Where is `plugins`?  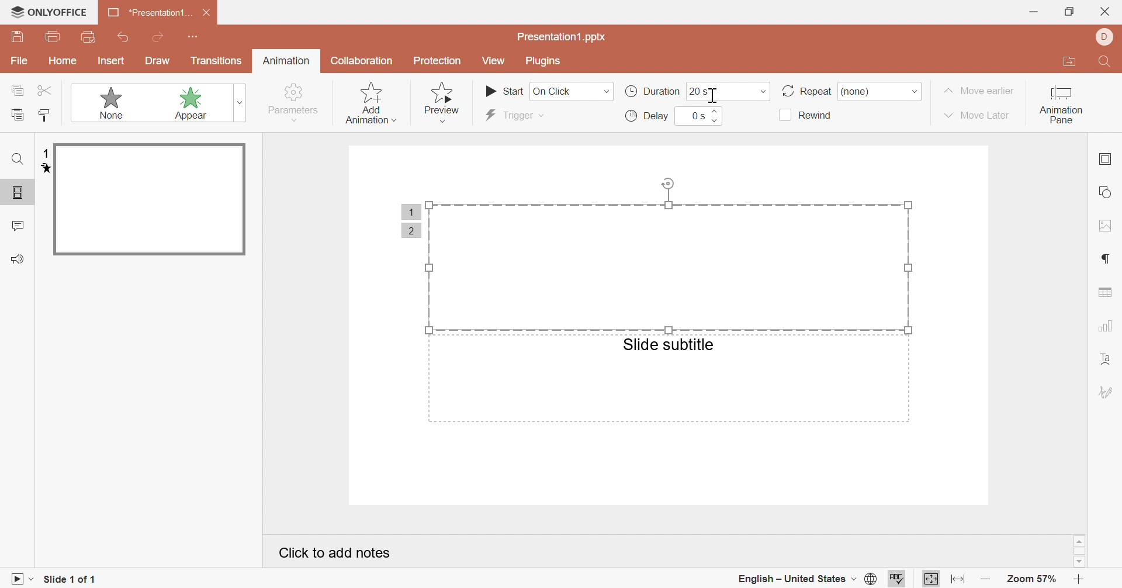
plugins is located at coordinates (543, 61).